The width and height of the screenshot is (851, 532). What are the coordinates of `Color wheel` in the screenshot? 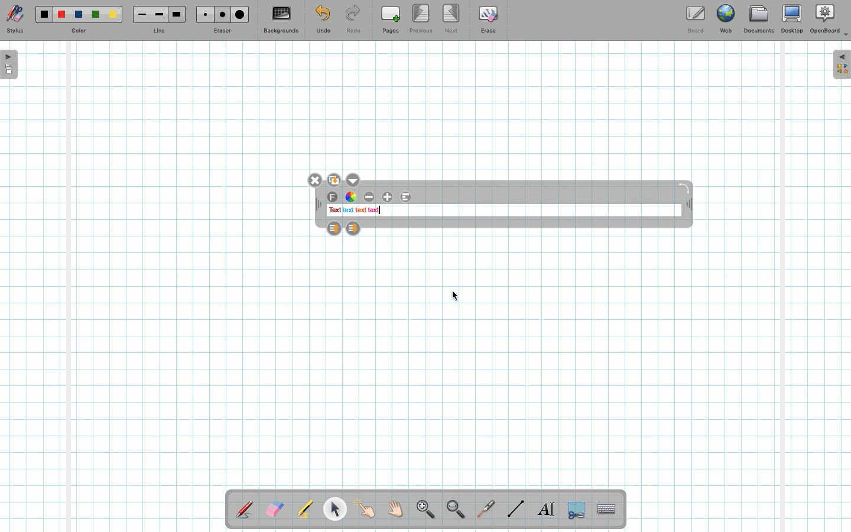 It's located at (350, 197).